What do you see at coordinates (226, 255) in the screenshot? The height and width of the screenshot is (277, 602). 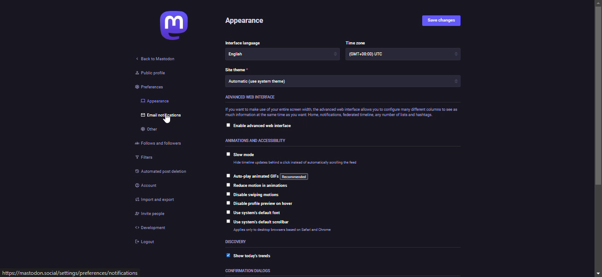 I see `enabled` at bounding box center [226, 255].